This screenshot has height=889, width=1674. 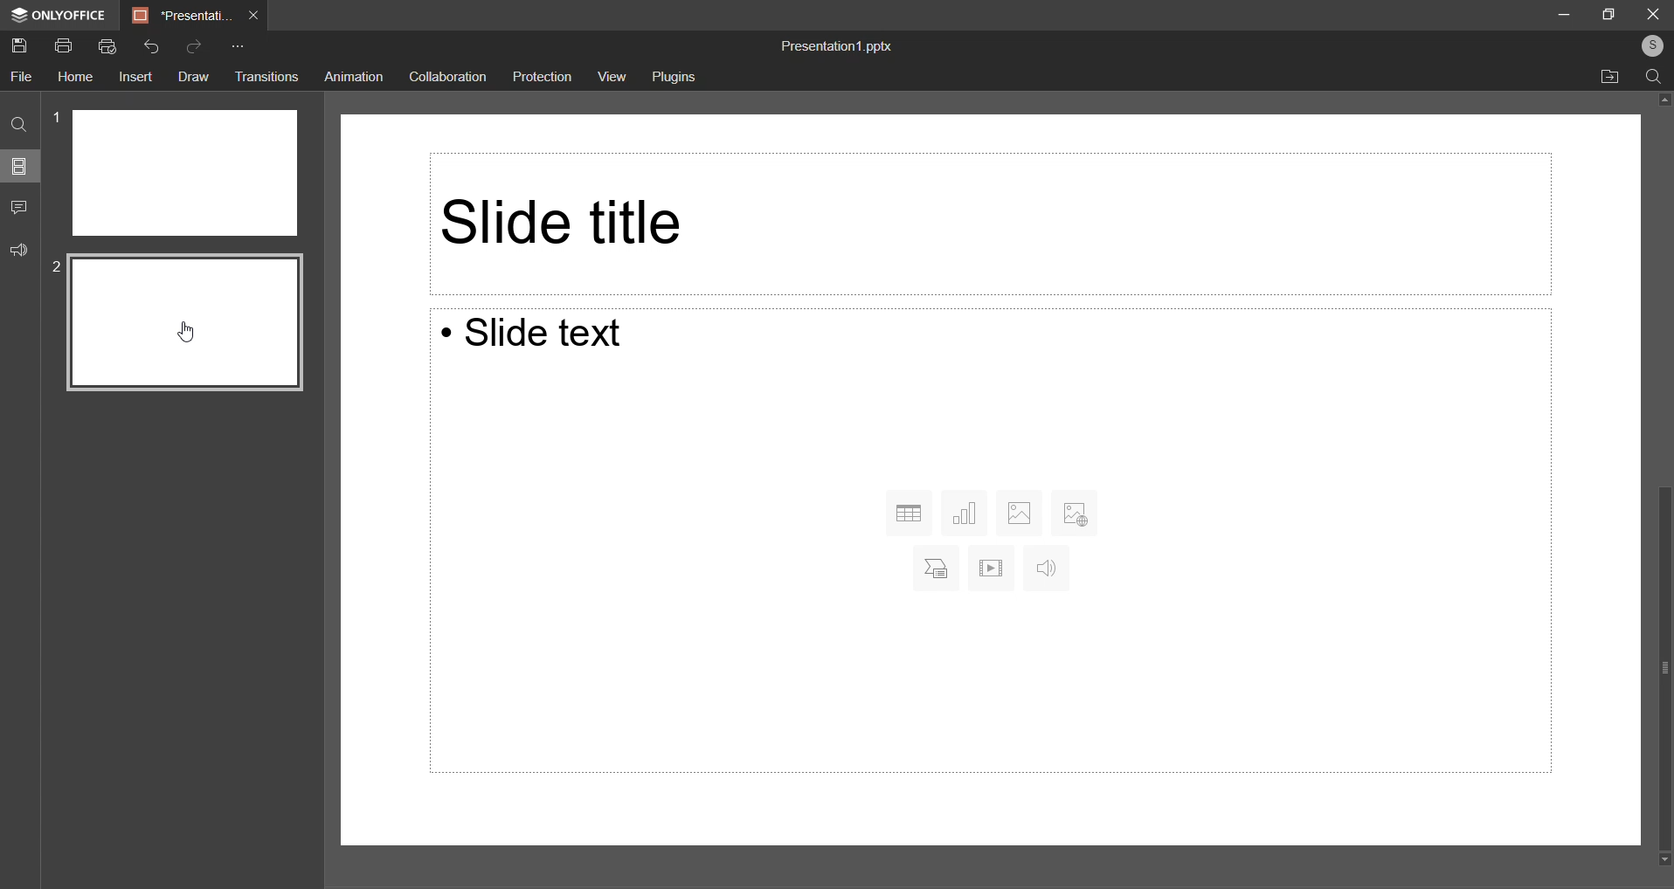 I want to click on Scroll bar, so click(x=1656, y=663).